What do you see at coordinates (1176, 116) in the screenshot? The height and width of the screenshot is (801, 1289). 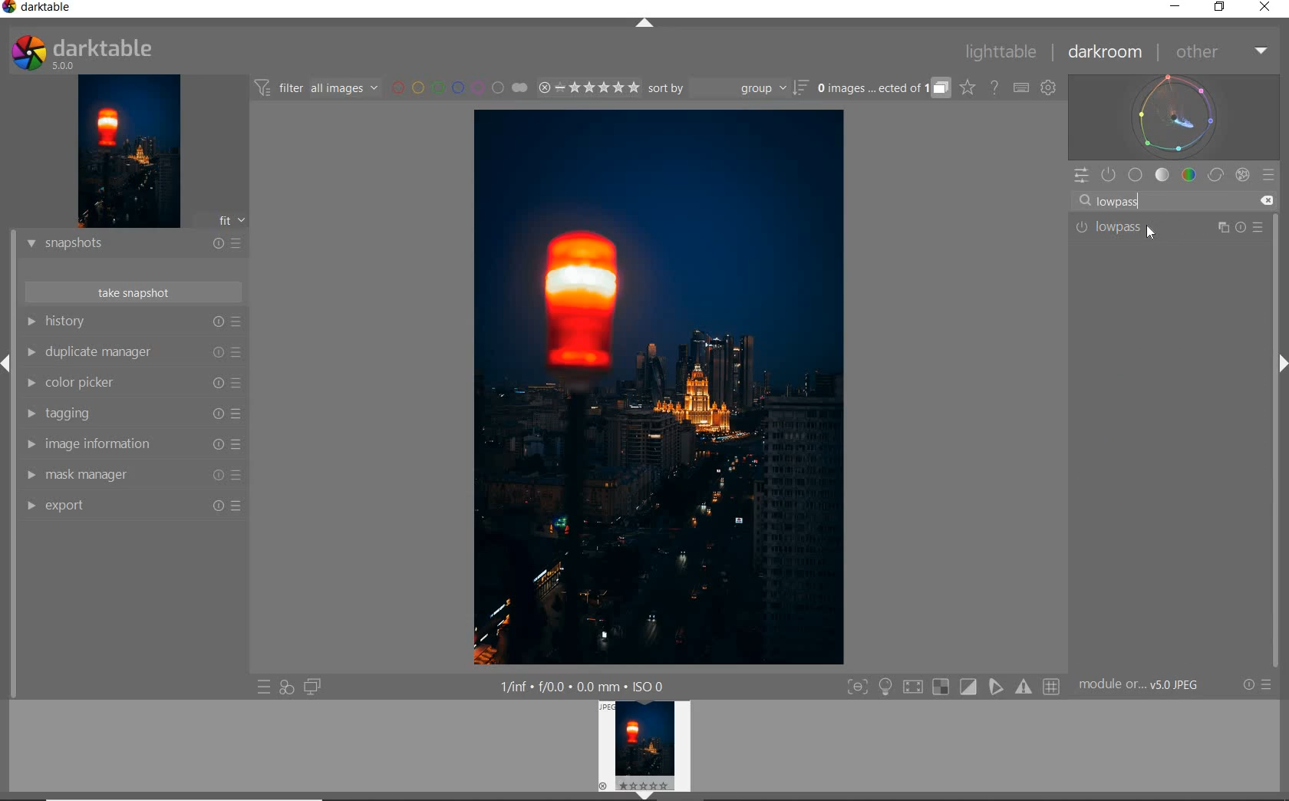 I see `WAVEFORM` at bounding box center [1176, 116].